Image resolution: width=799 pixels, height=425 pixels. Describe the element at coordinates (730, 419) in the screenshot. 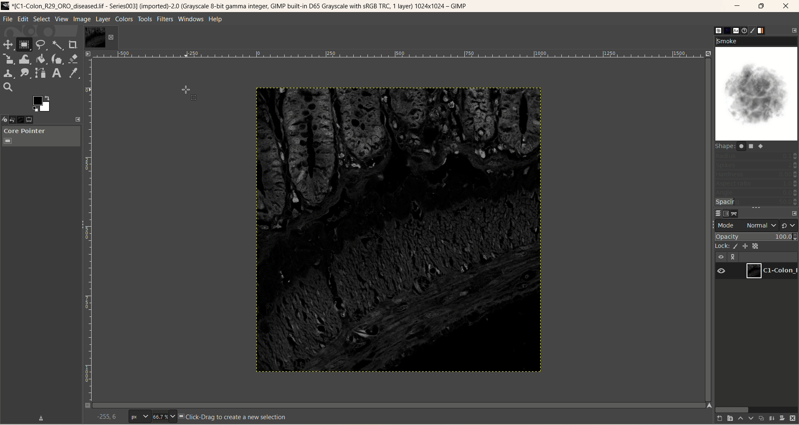

I see `create a new layer and add it to image` at that location.